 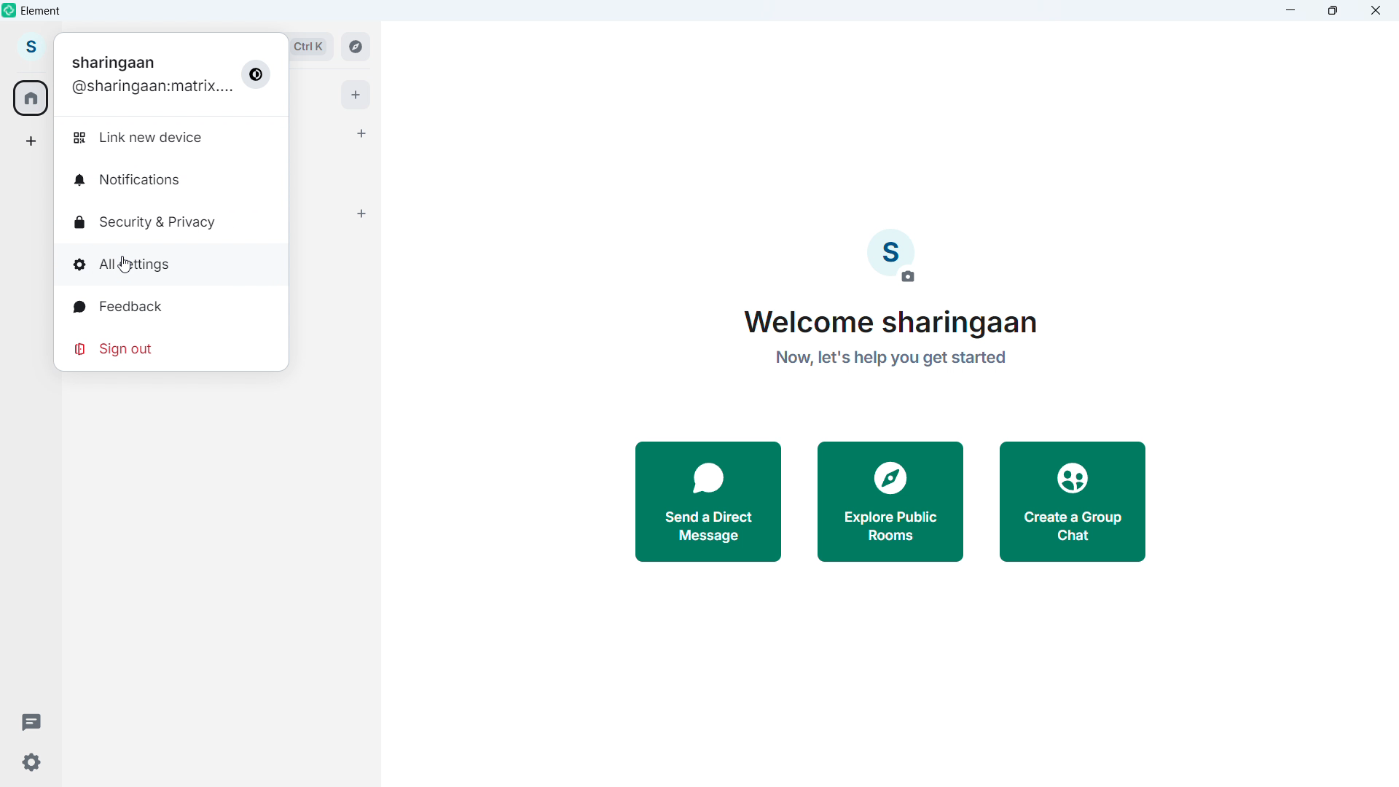 I want to click on Close , so click(x=1376, y=11).